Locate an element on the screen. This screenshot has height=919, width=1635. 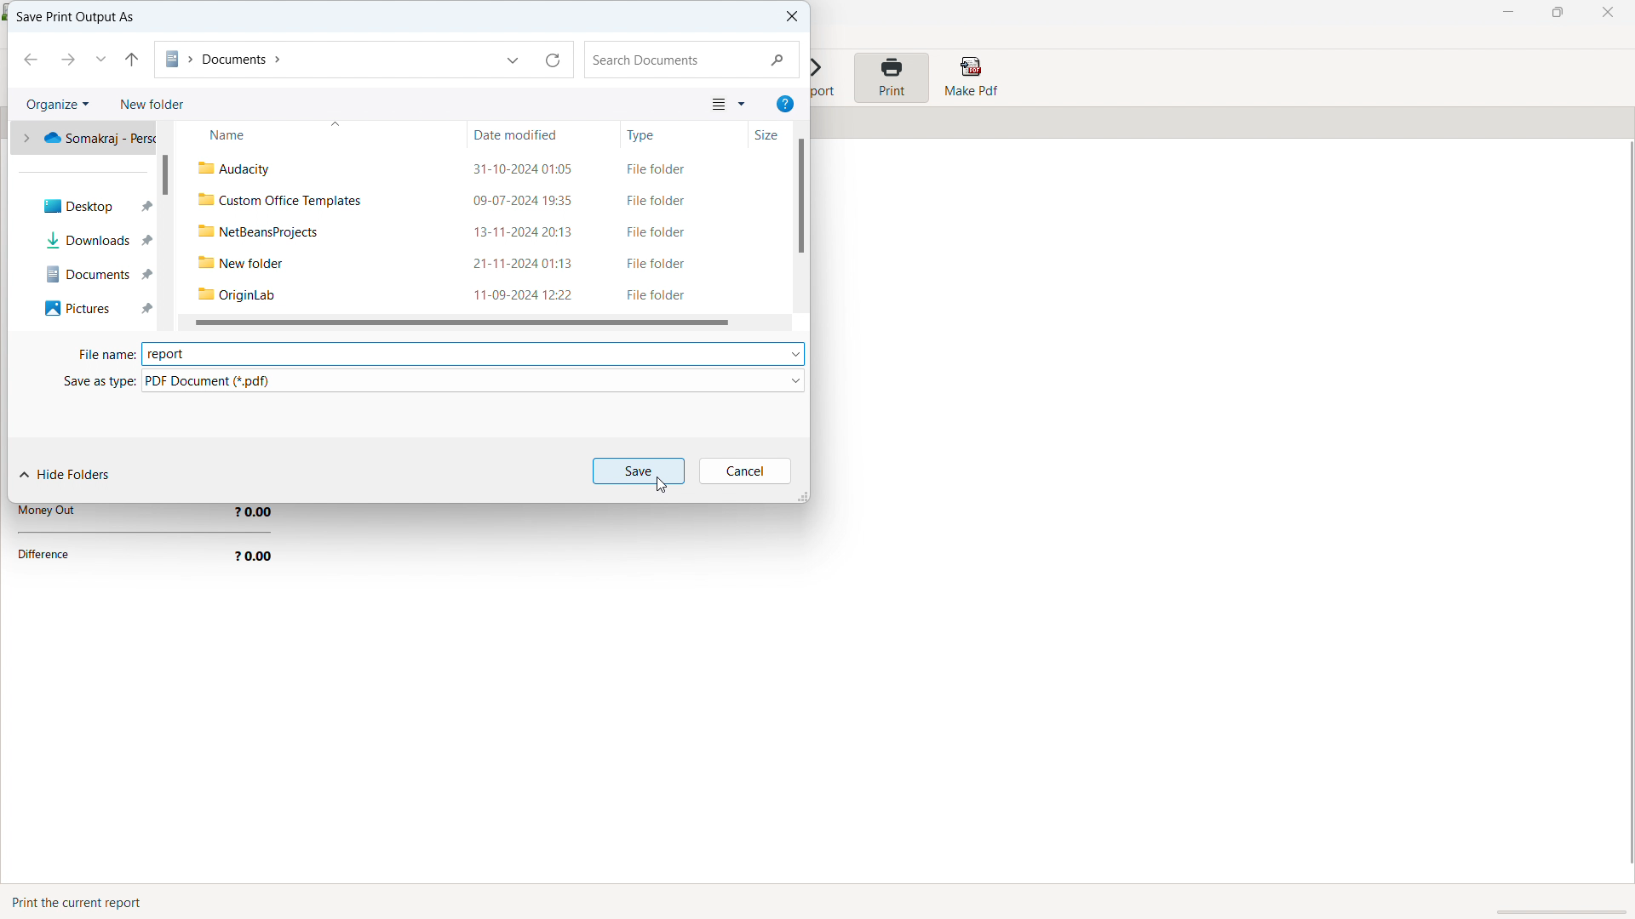
Desktop is located at coordinates (90, 208).